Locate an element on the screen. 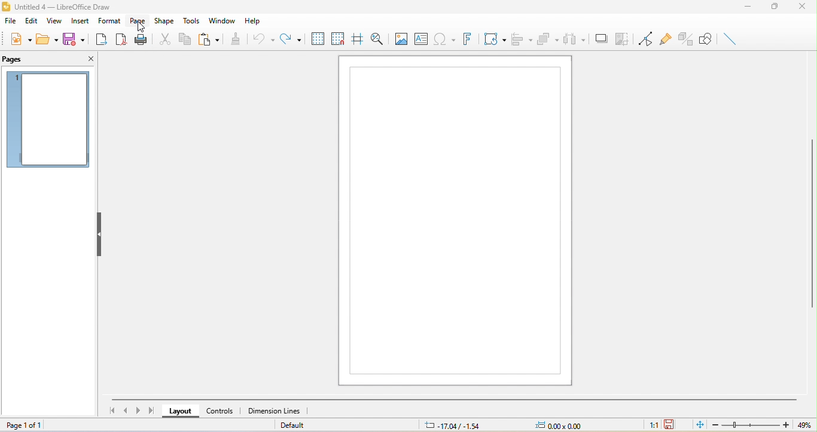 This screenshot has height=432, width=817. copy image is located at coordinates (622, 38).